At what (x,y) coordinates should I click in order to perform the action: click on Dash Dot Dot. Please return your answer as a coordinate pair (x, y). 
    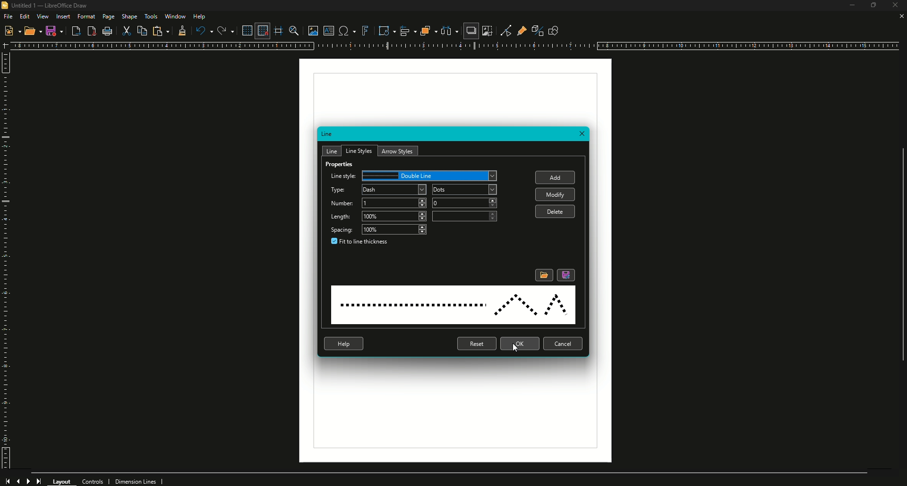
    Looking at the image, I should click on (432, 175).